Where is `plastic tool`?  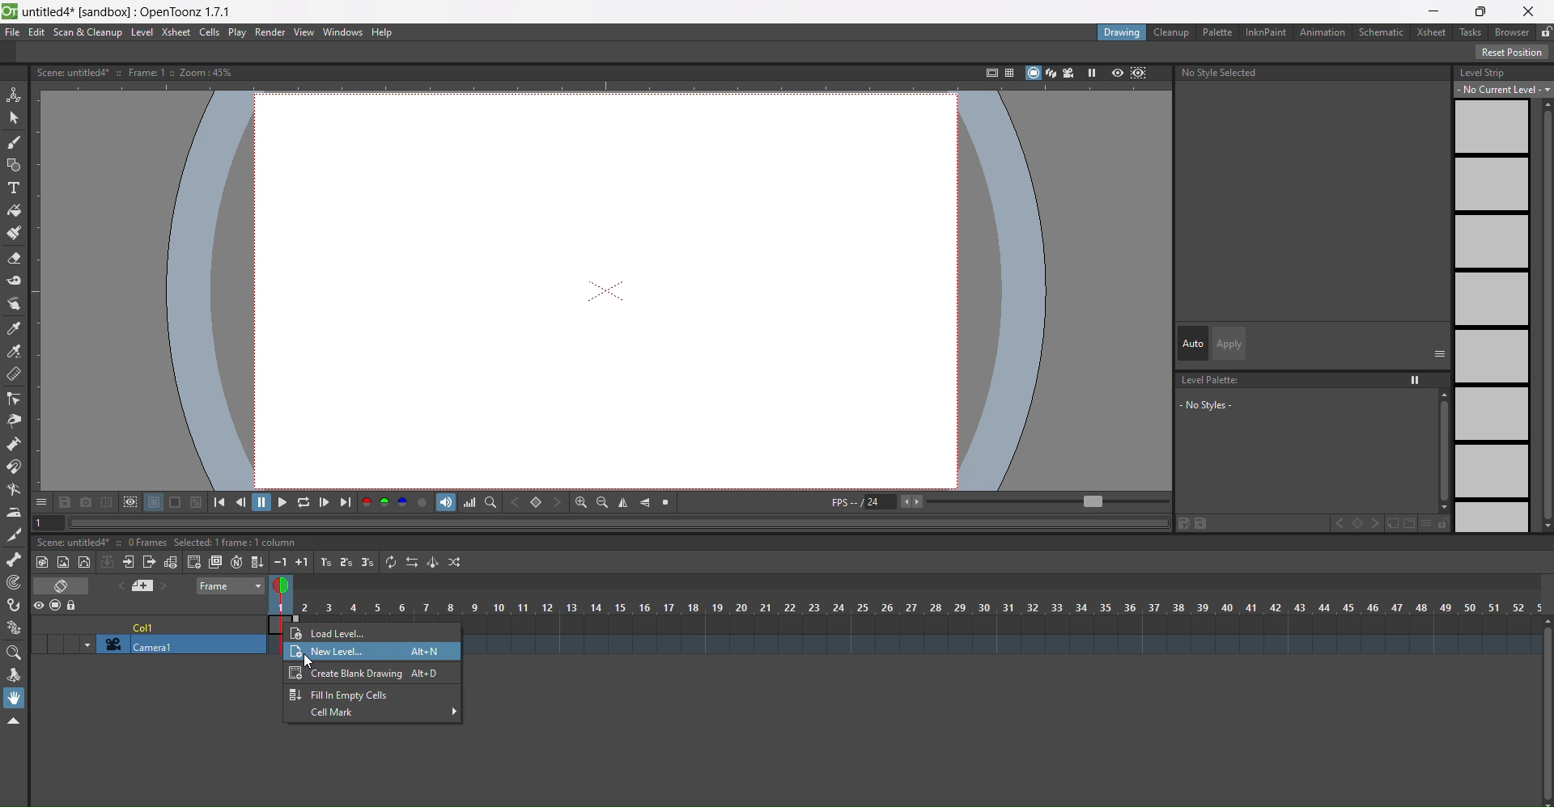
plastic tool is located at coordinates (13, 628).